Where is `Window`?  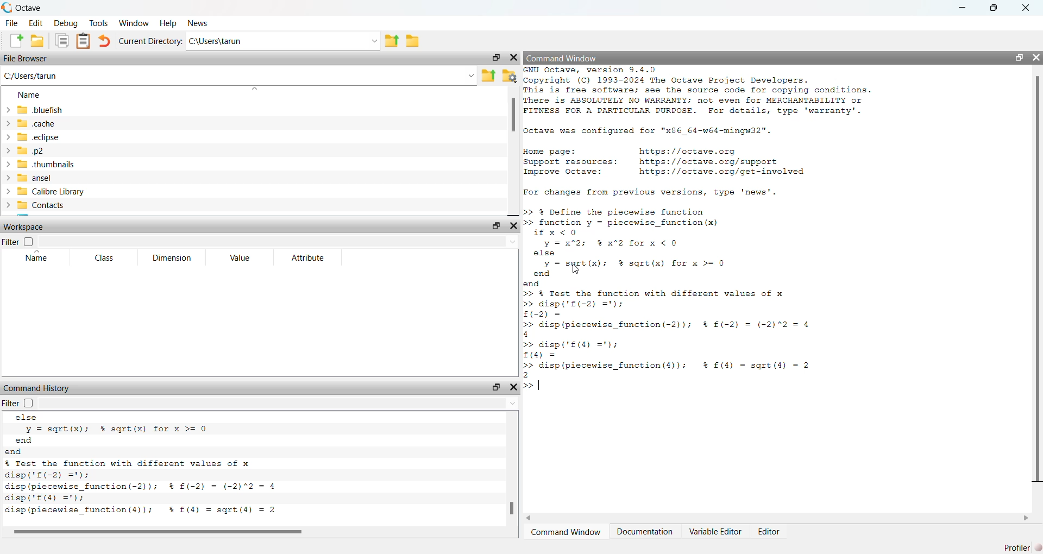 Window is located at coordinates (134, 22).